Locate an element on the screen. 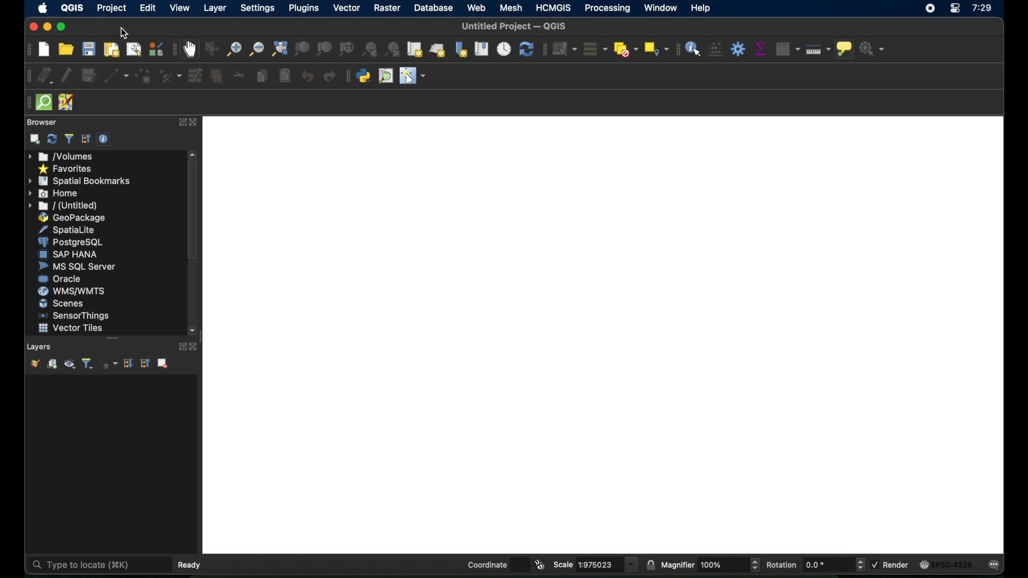 The image size is (1028, 578). plugins is located at coordinates (307, 8).